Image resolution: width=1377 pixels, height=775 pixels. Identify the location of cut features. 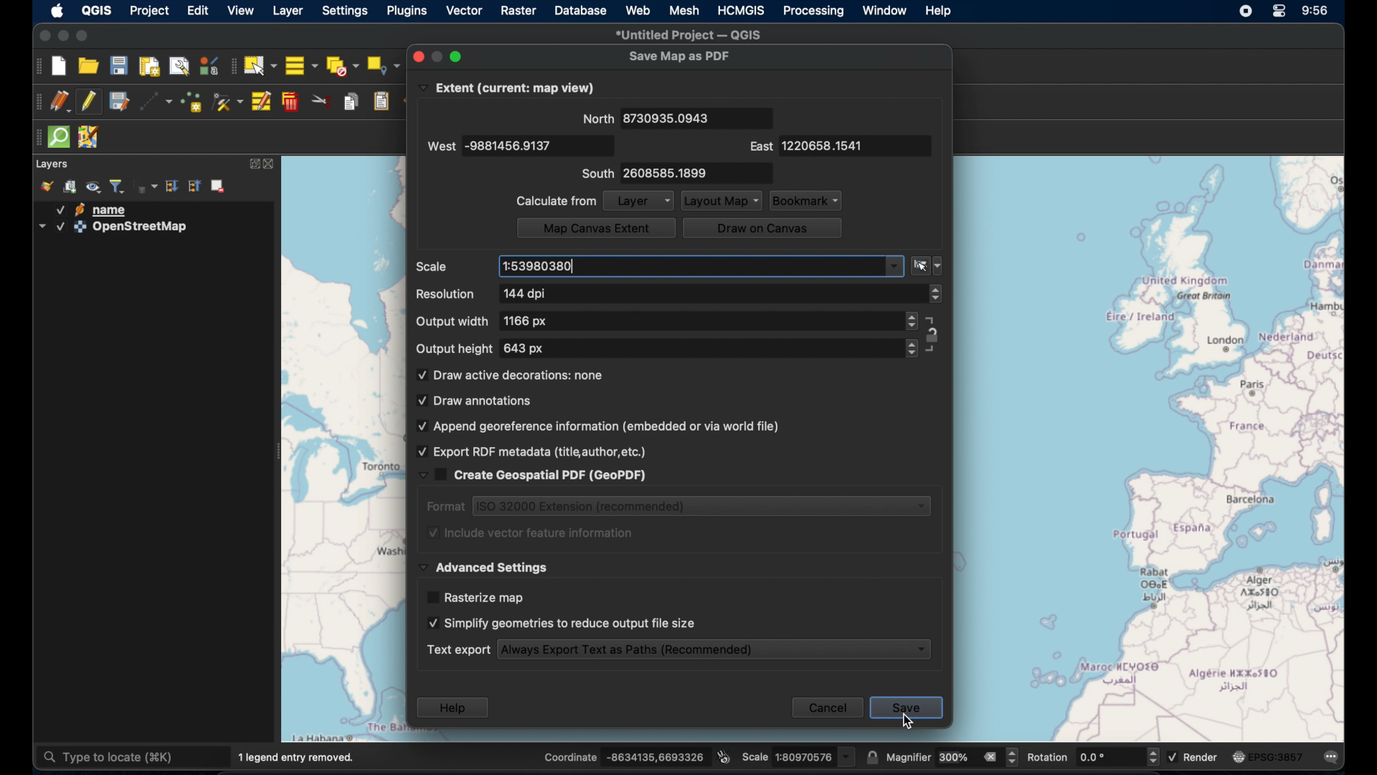
(322, 101).